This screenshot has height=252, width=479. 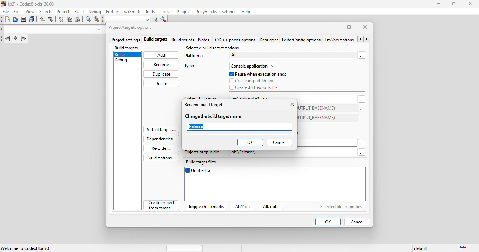 I want to click on notes, so click(x=205, y=40).